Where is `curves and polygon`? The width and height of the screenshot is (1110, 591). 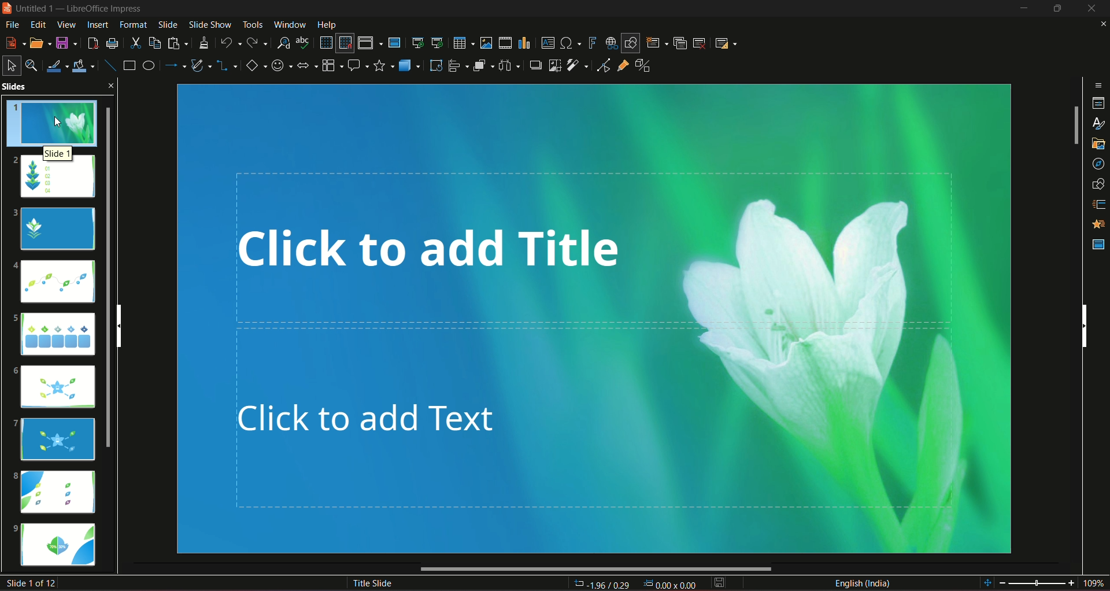
curves and polygon is located at coordinates (202, 67).